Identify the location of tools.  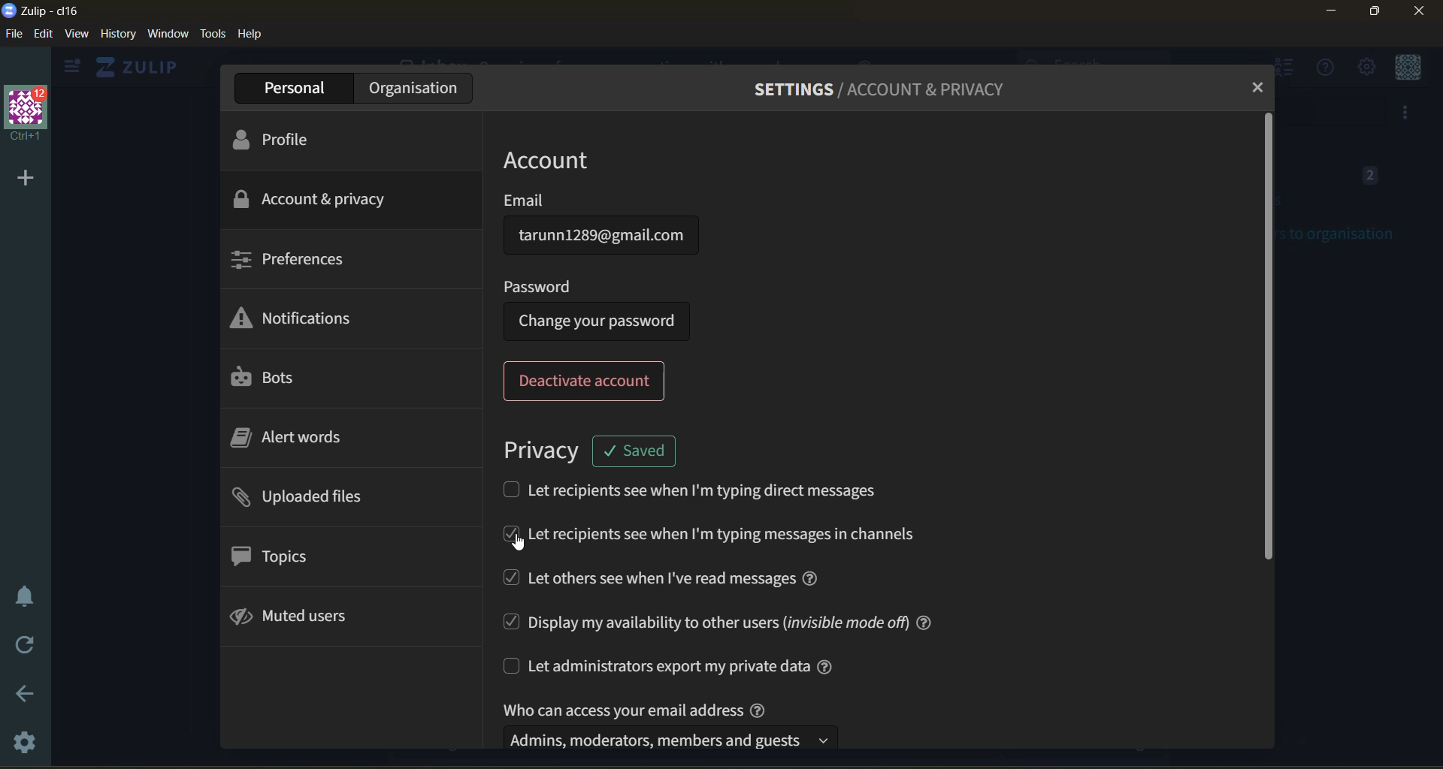
(213, 34).